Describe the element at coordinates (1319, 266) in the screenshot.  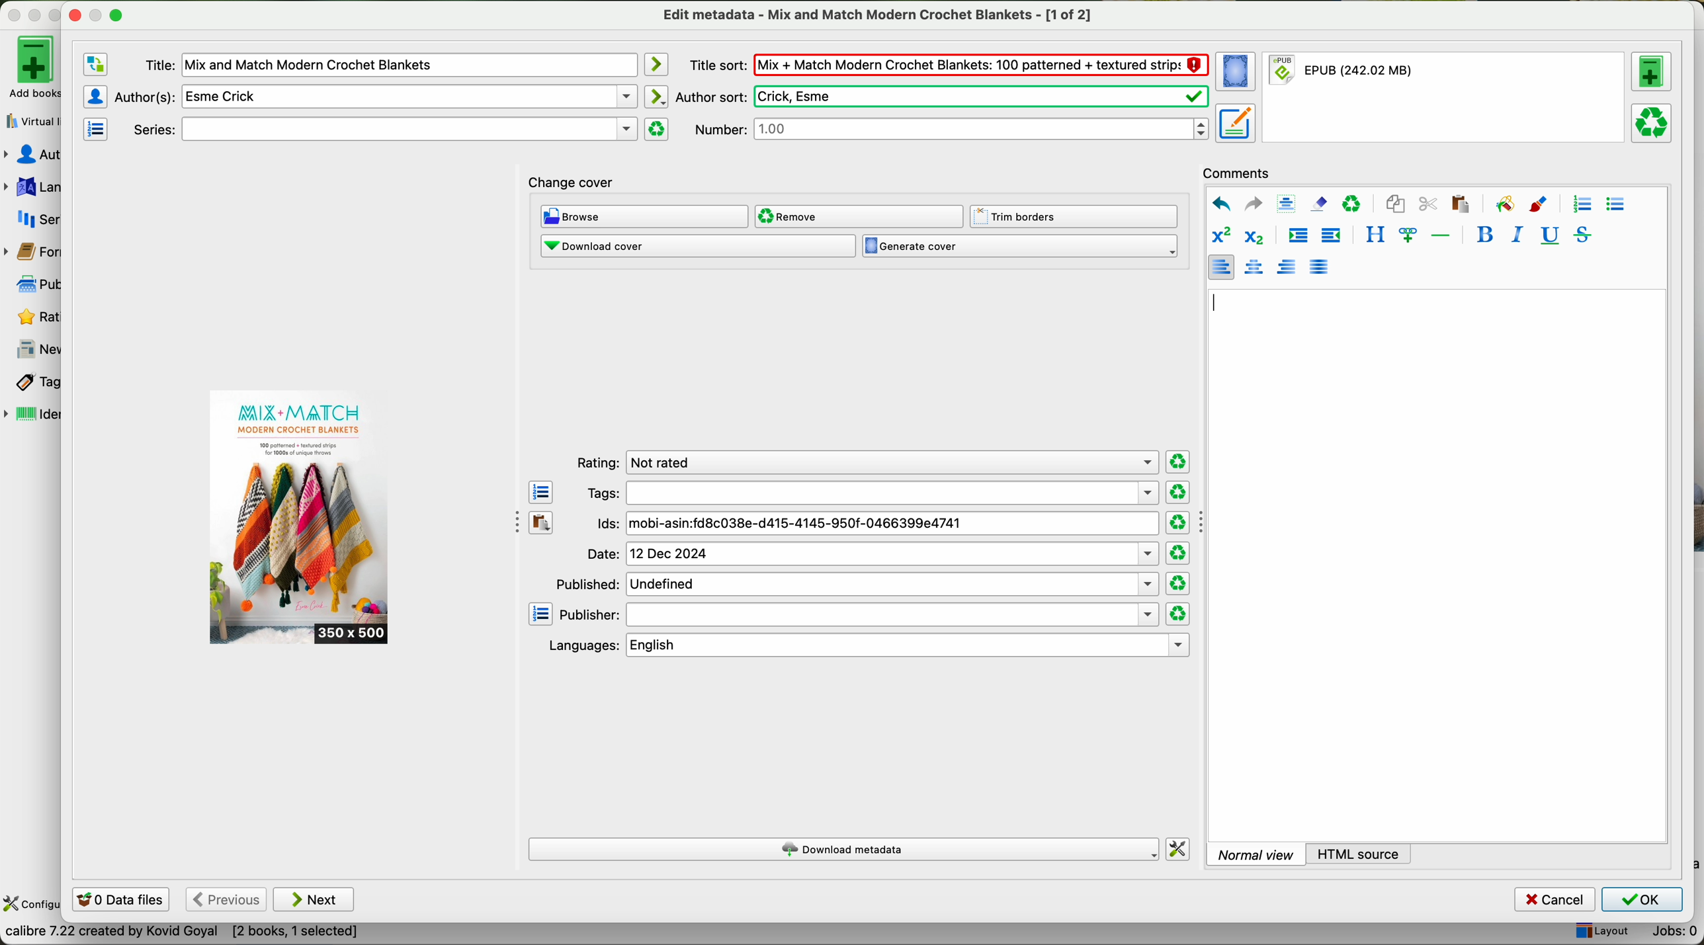
I see `align justified` at that location.